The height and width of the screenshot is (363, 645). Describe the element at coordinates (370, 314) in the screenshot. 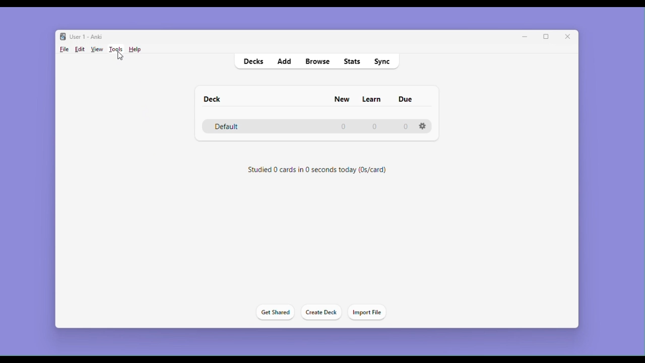

I see `Import file` at that location.